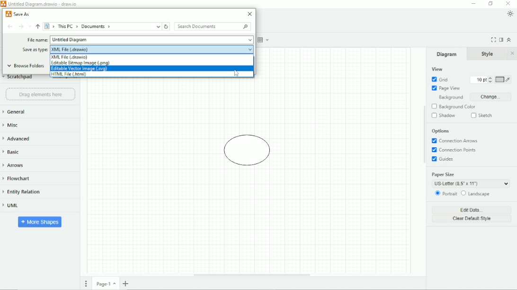 The height and width of the screenshot is (290, 517). What do you see at coordinates (248, 151) in the screenshot?
I see `Diagram of circle` at bounding box center [248, 151].